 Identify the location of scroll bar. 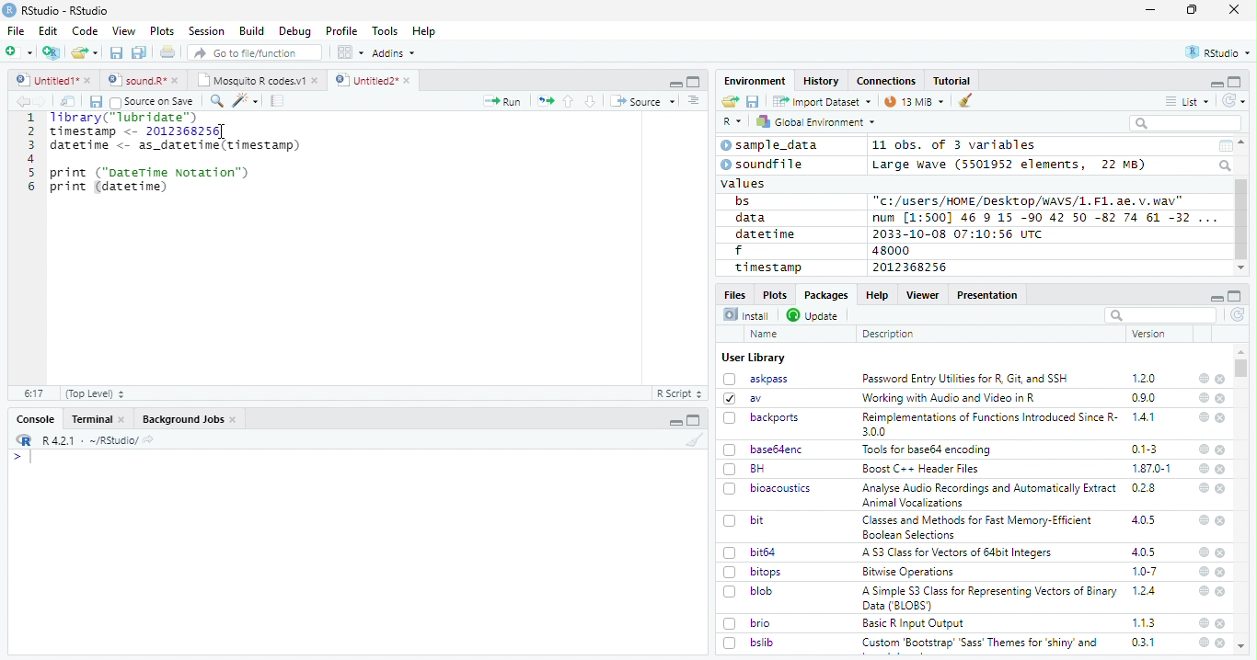
(1242, 368).